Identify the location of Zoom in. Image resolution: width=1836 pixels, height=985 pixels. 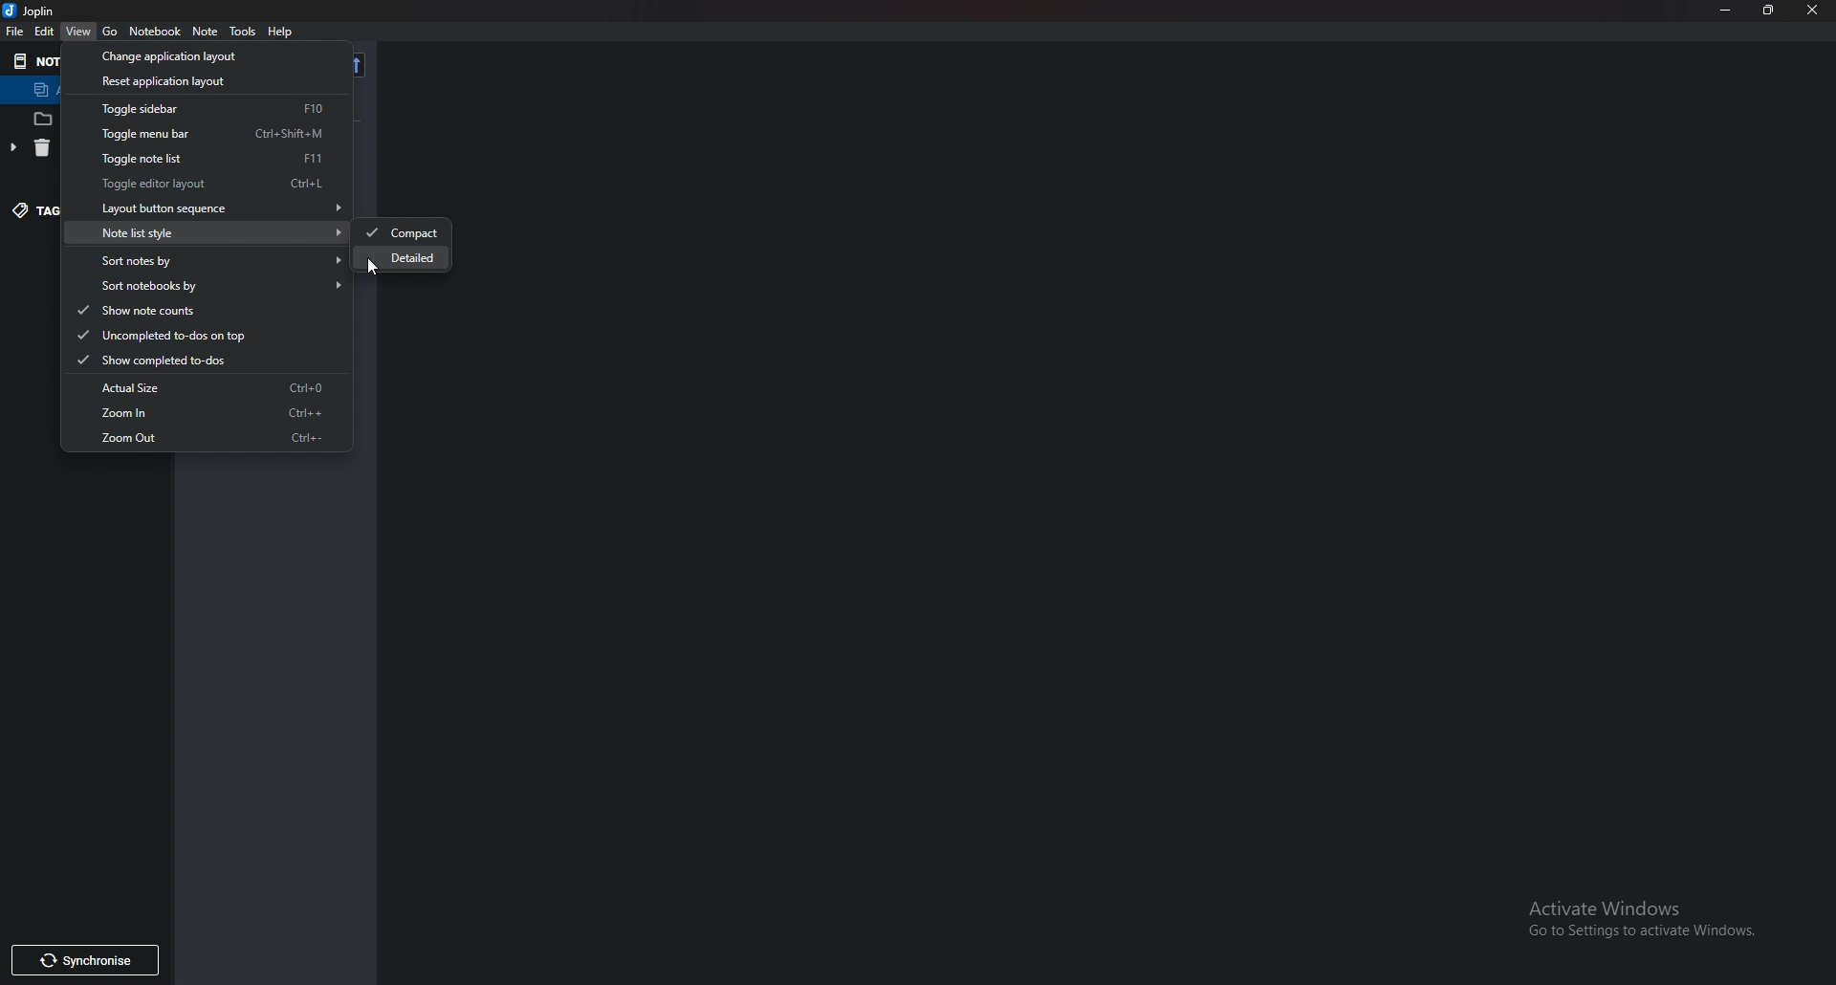
(203, 413).